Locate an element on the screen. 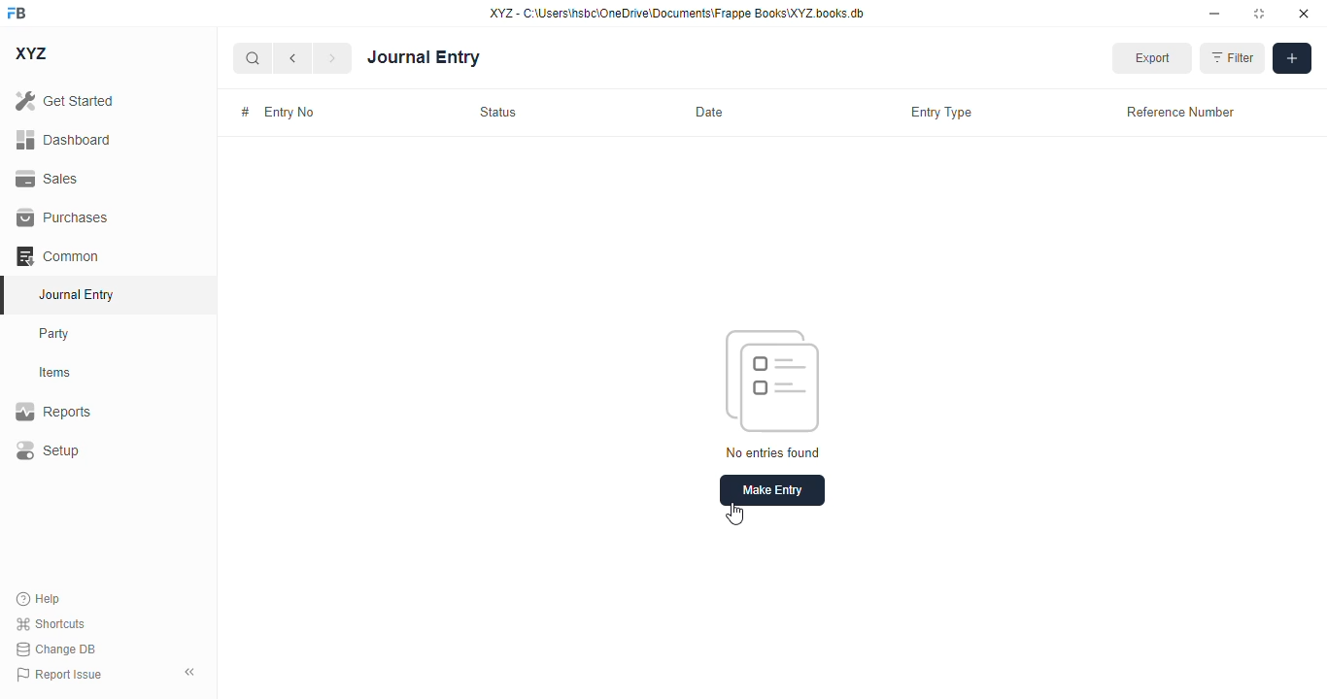 Image resolution: width=1327 pixels, height=699 pixels. entry No is located at coordinates (292, 112).